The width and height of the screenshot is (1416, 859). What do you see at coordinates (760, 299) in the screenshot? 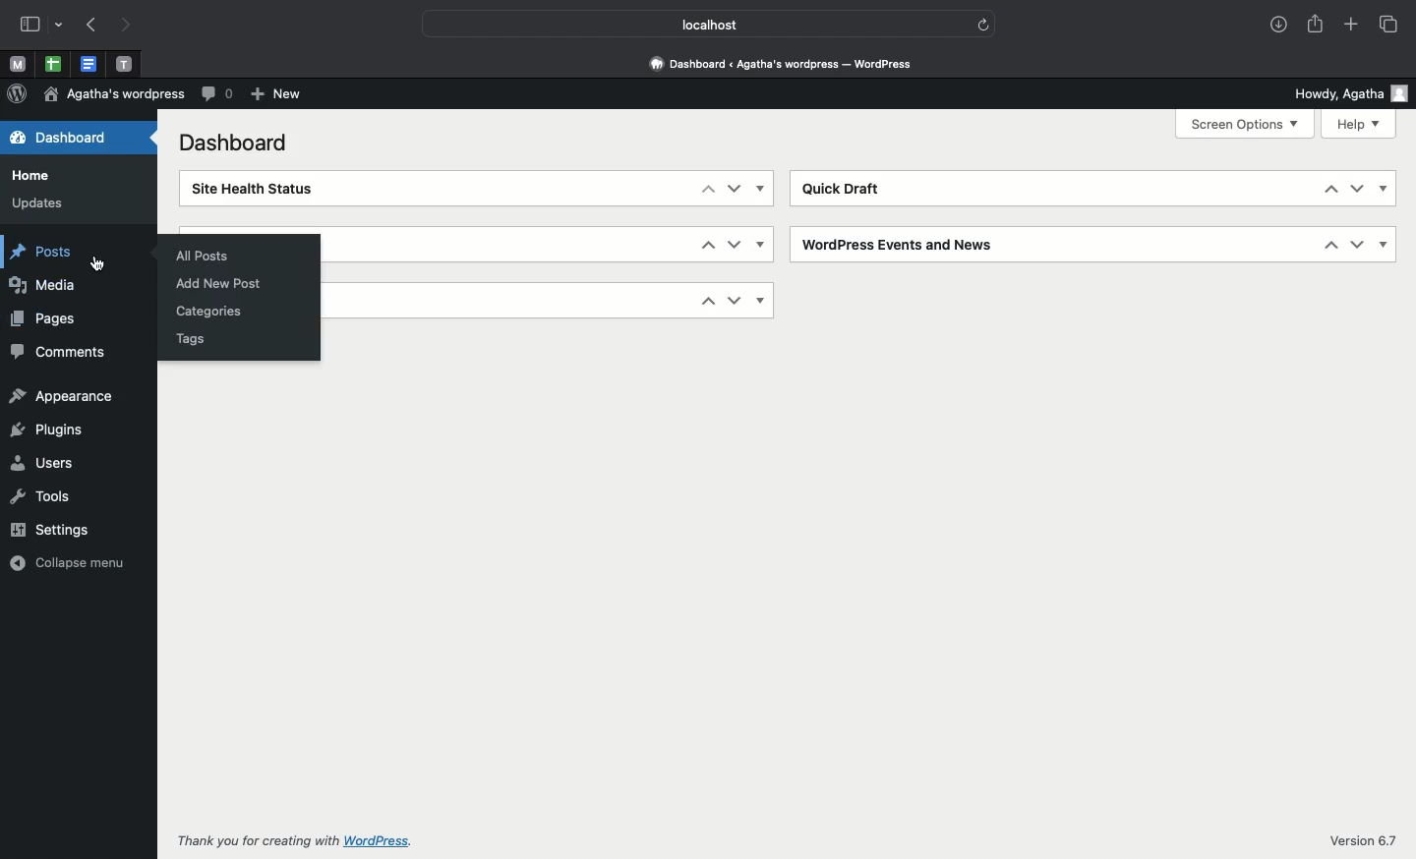
I see `Hide` at bounding box center [760, 299].